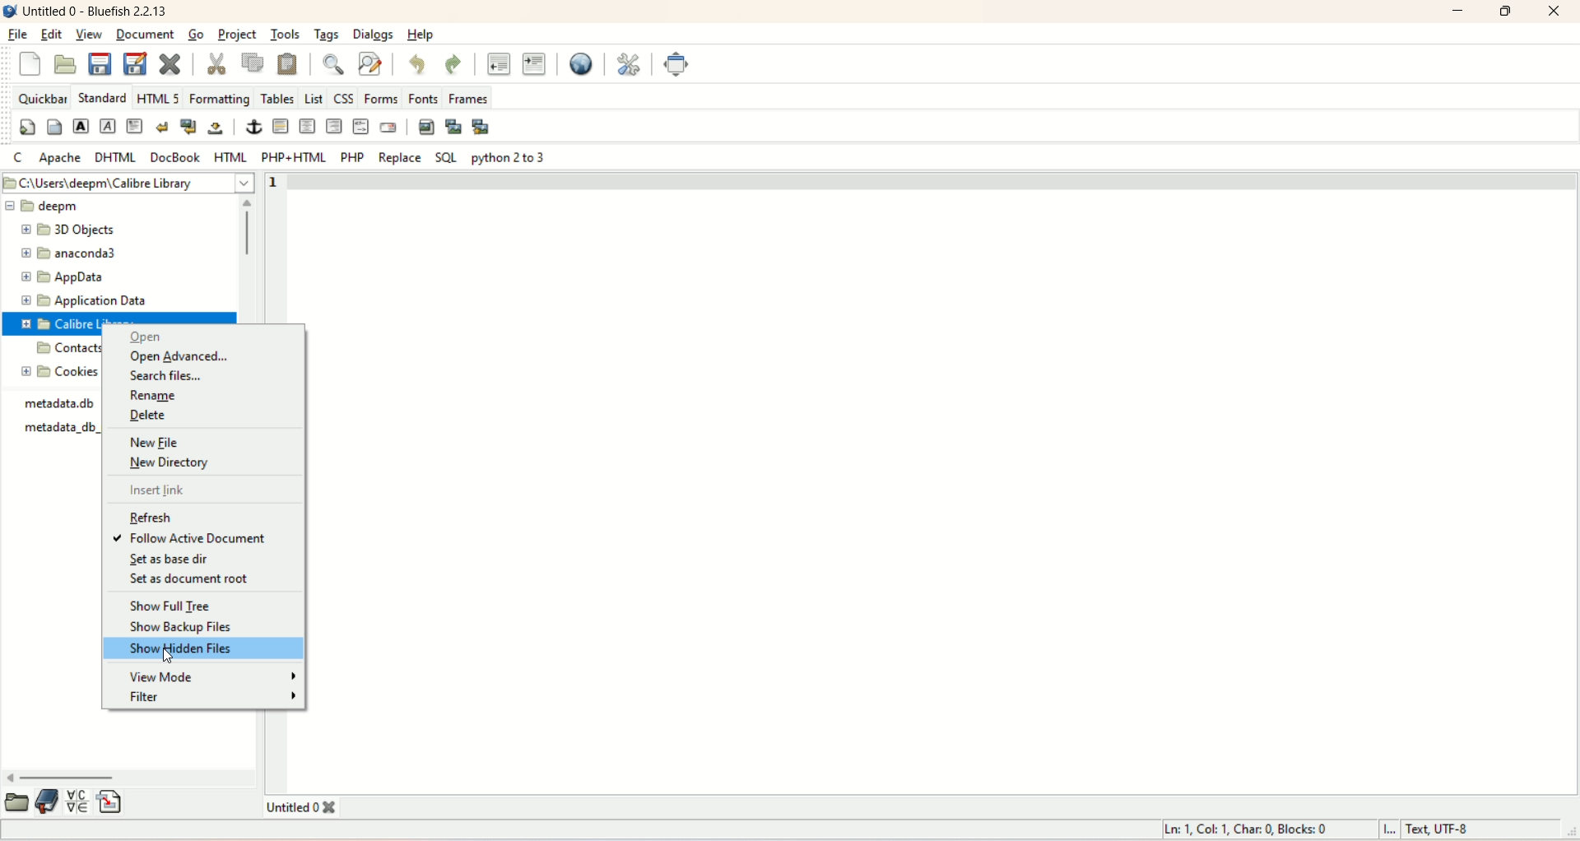  I want to click on PHP+HTML, so click(290, 157).